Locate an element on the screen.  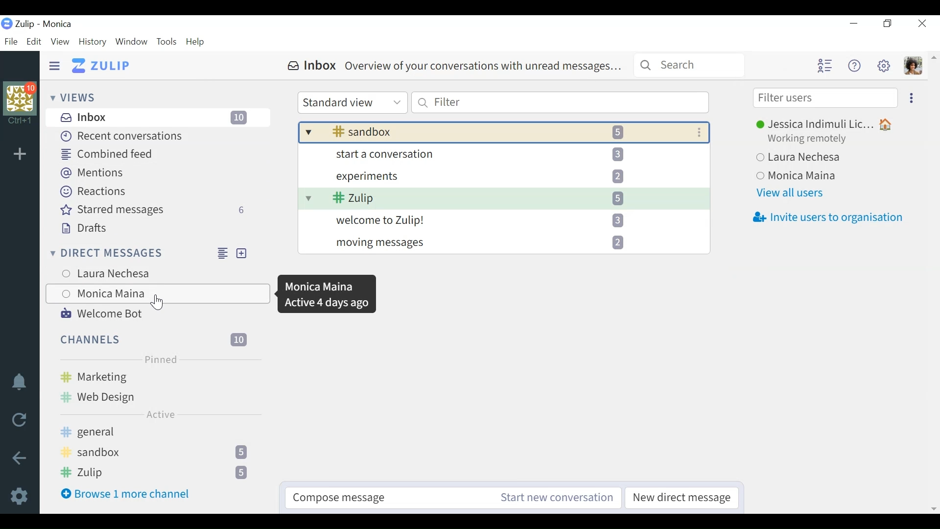
Window is located at coordinates (132, 42).